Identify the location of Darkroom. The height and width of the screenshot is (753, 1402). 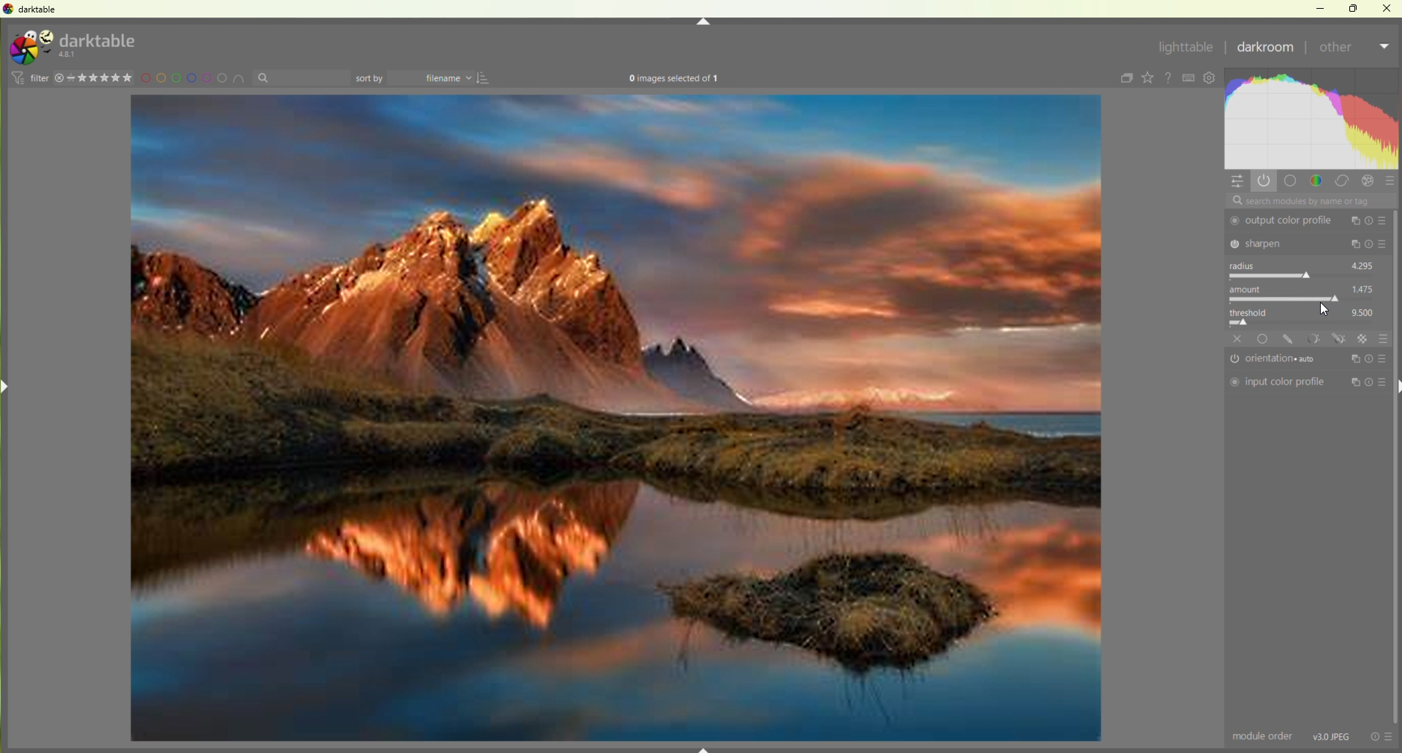
(1266, 49).